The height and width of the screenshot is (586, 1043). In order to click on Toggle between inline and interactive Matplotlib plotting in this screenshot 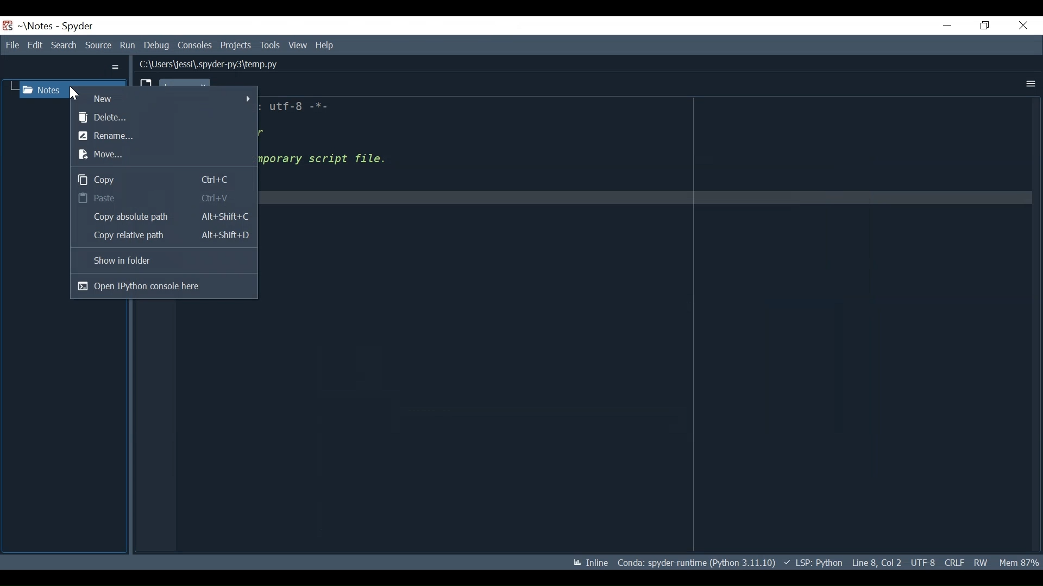, I will do `click(592, 563)`.